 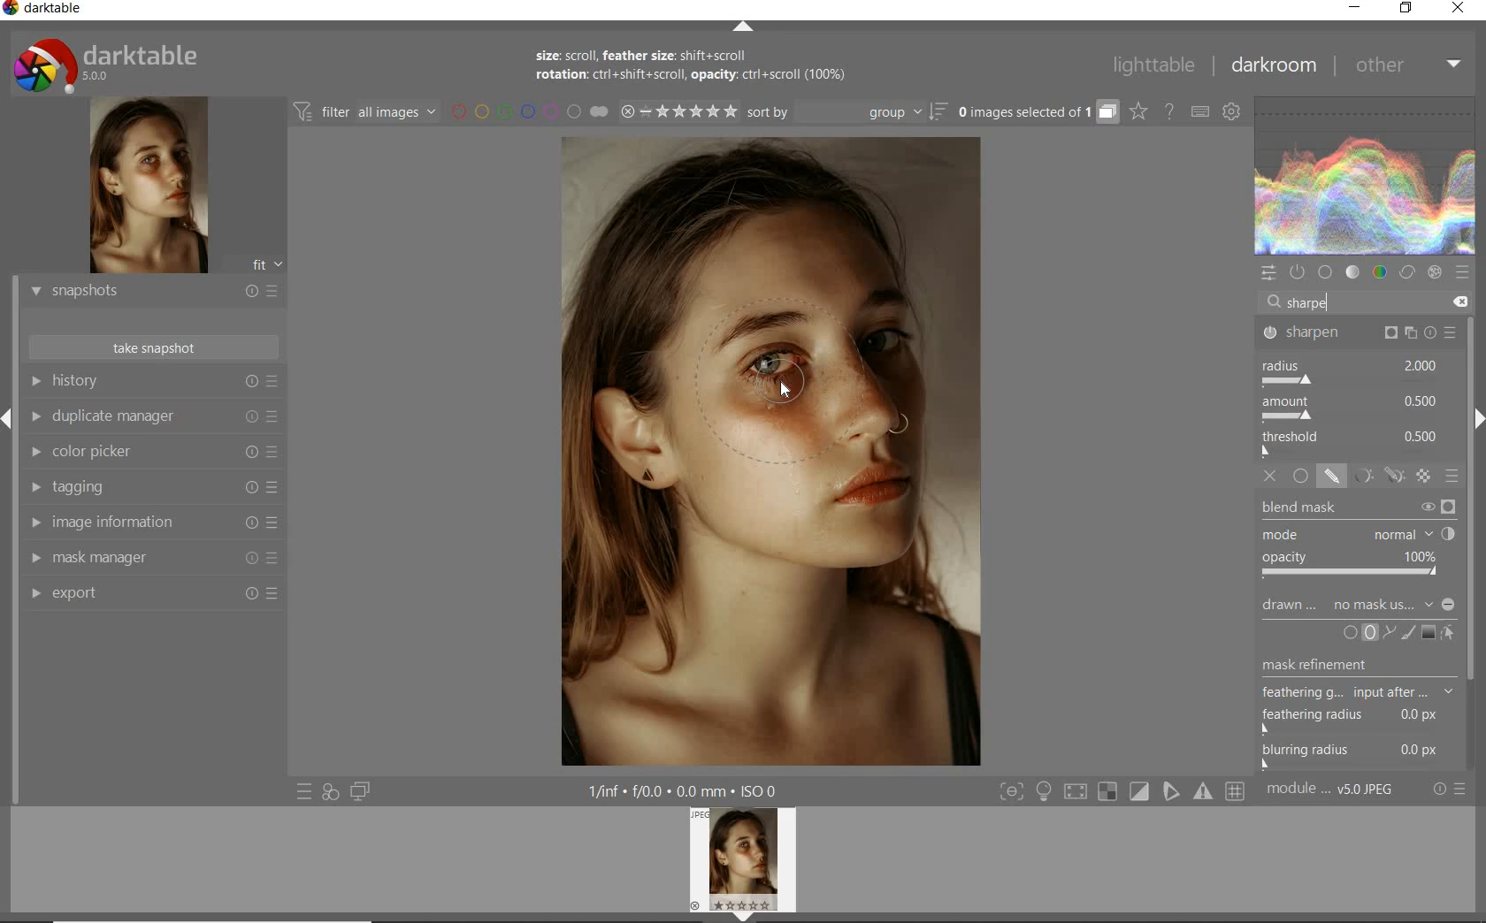 What do you see at coordinates (1406, 64) in the screenshot?
I see `other` at bounding box center [1406, 64].